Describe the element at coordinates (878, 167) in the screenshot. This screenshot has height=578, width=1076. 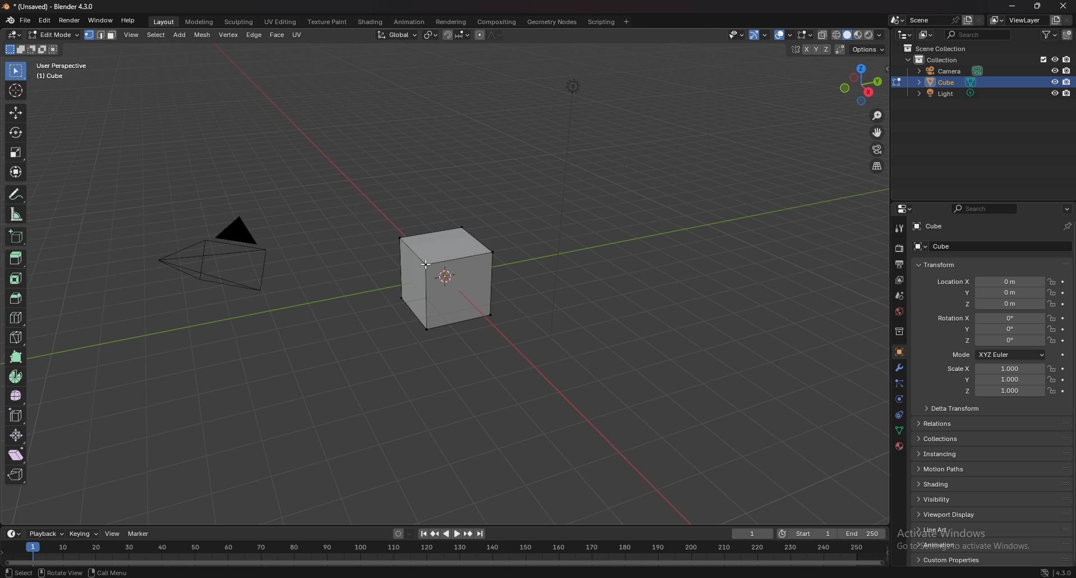
I see `switch view from perspective/orthographic position` at that location.